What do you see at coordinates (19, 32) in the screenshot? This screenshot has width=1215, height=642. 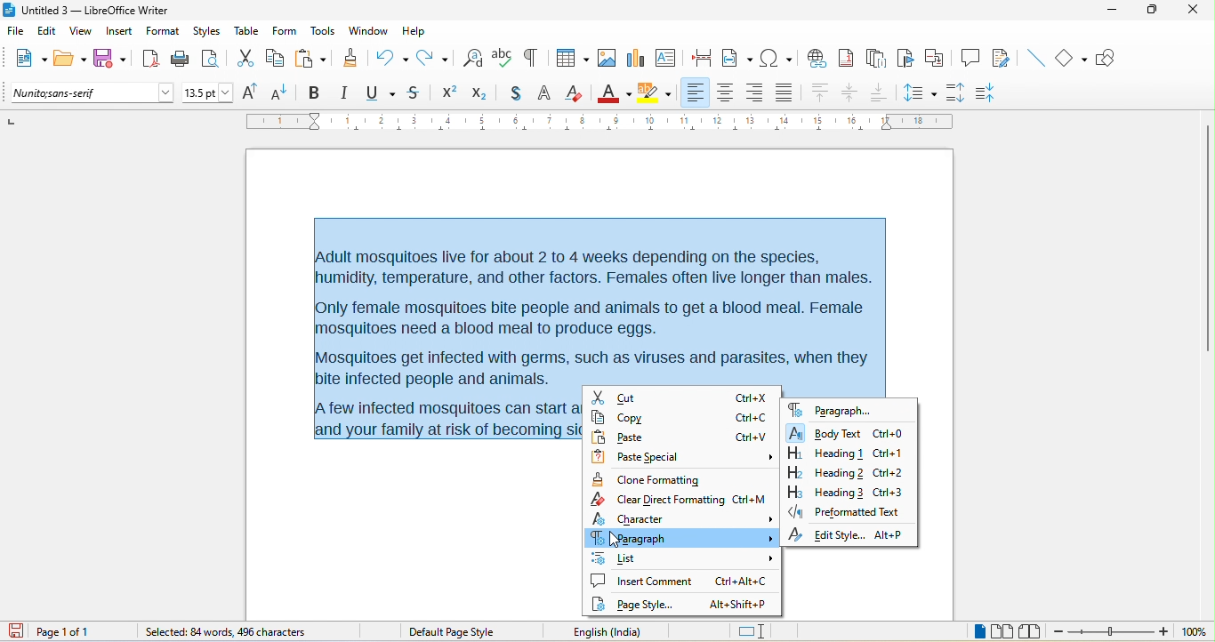 I see `file` at bounding box center [19, 32].